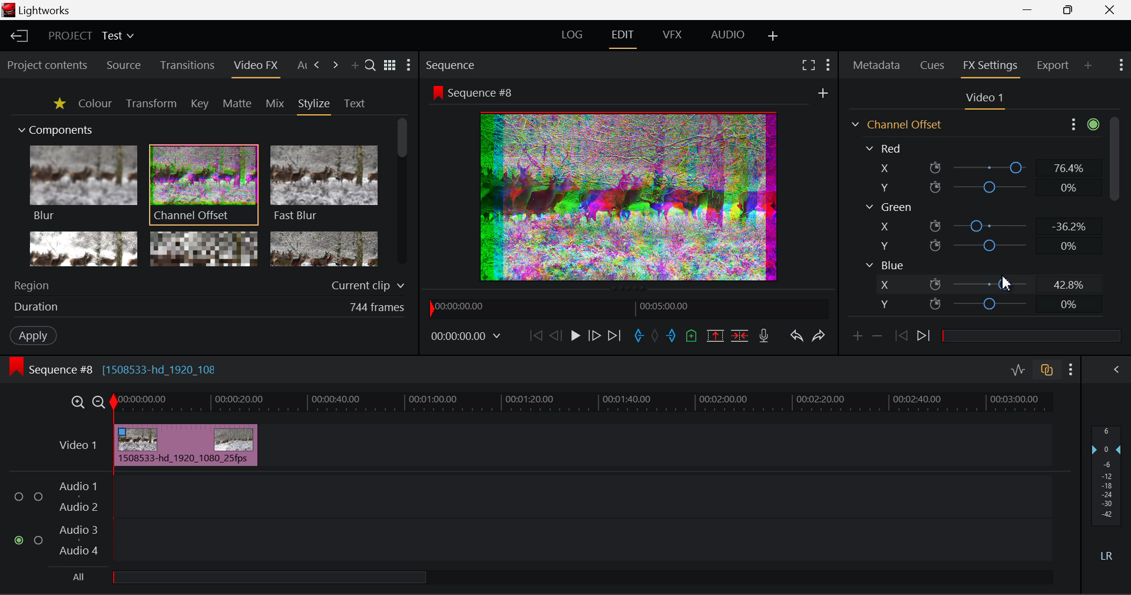  What do you see at coordinates (888, 207) in the screenshot?
I see `Green` at bounding box center [888, 207].